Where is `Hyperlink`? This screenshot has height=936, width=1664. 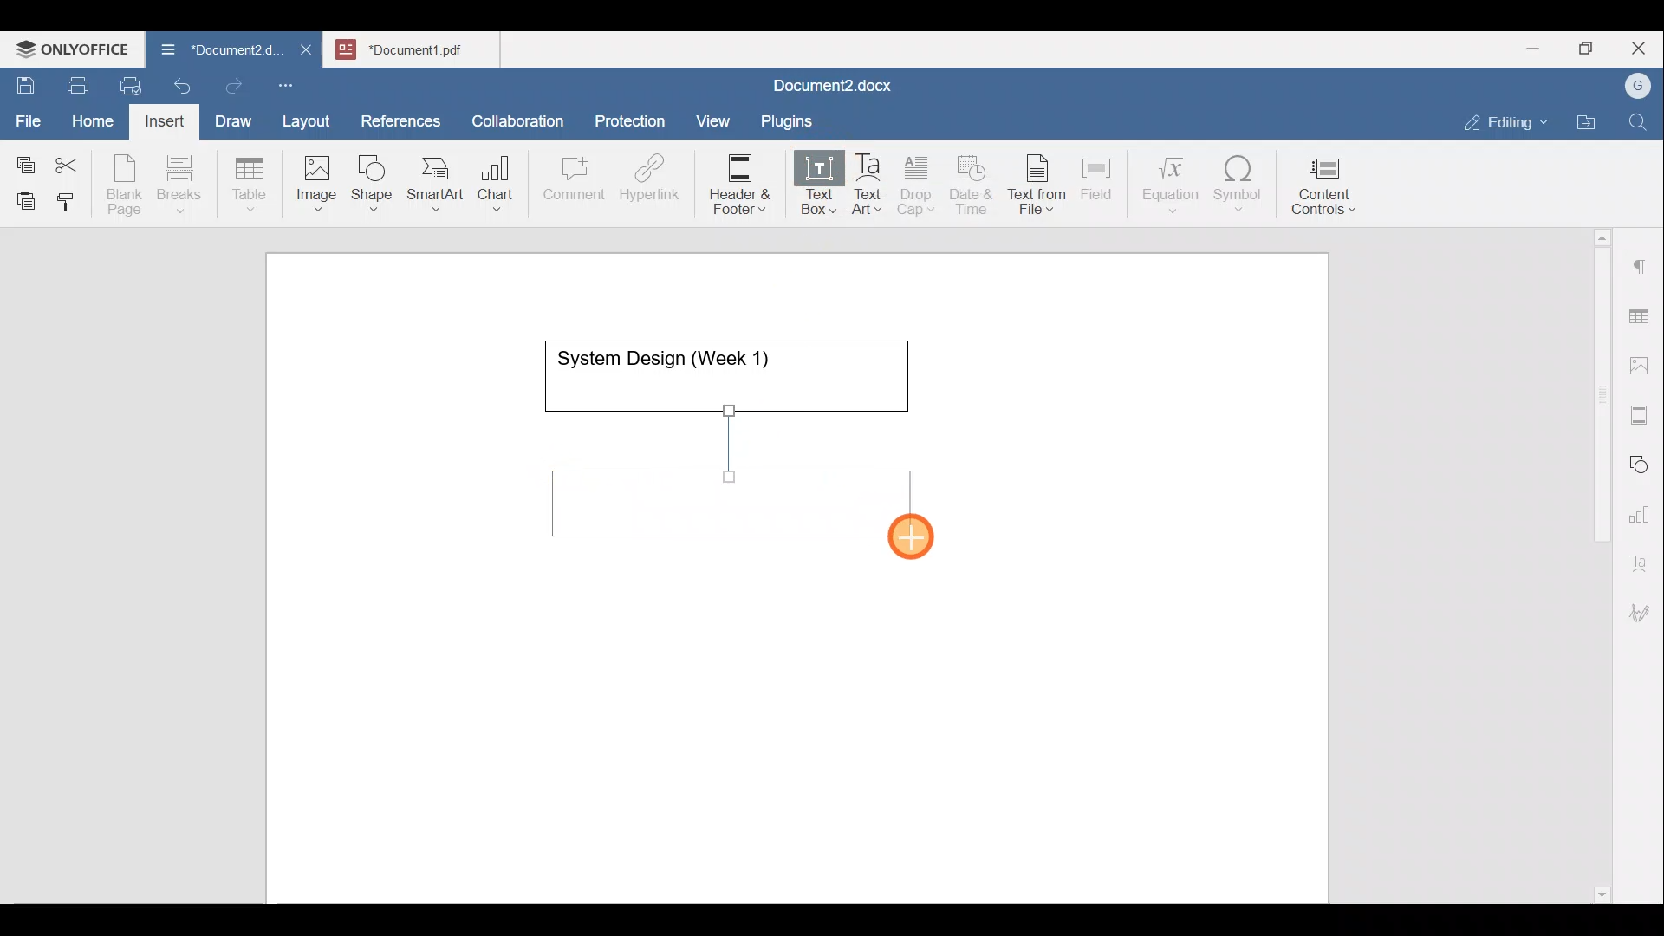 Hyperlink is located at coordinates (655, 183).